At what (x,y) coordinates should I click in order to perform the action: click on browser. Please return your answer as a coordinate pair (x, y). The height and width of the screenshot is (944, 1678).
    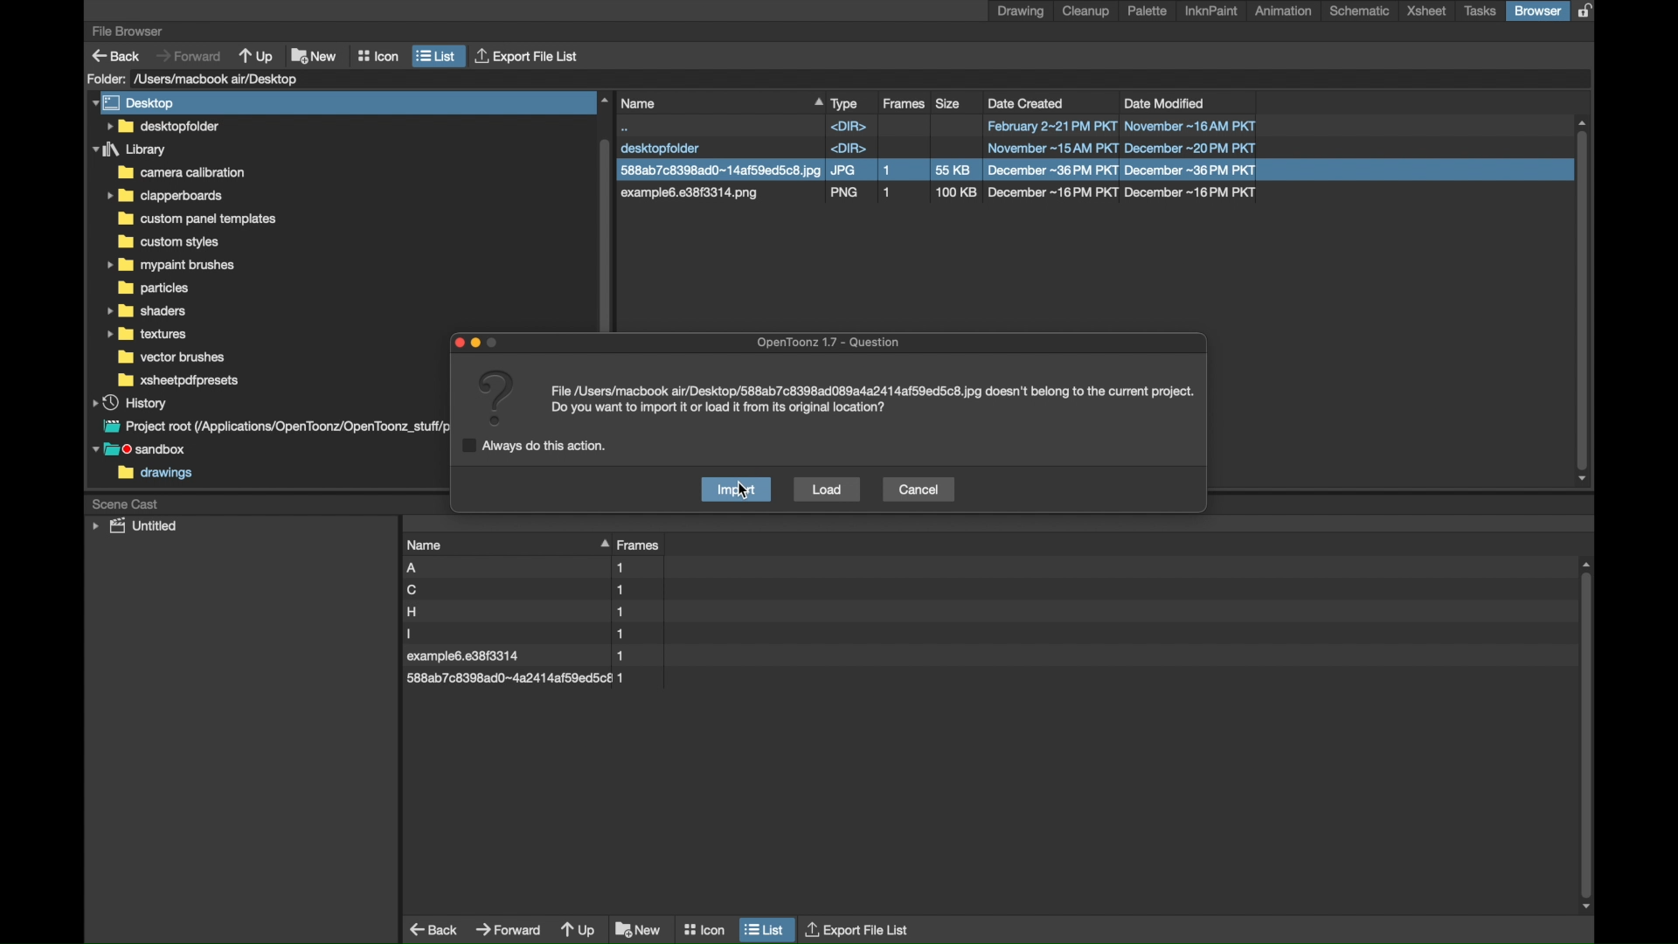
    Looking at the image, I should click on (1537, 10).